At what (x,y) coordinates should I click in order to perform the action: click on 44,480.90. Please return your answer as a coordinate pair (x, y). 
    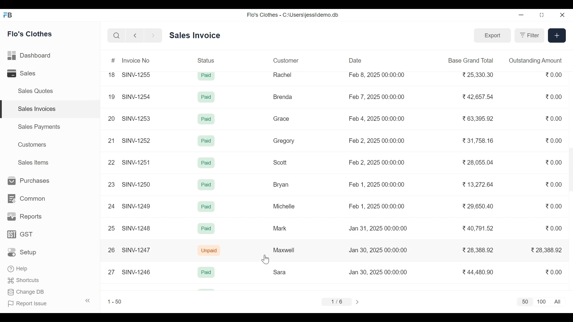
    Looking at the image, I should click on (479, 272).